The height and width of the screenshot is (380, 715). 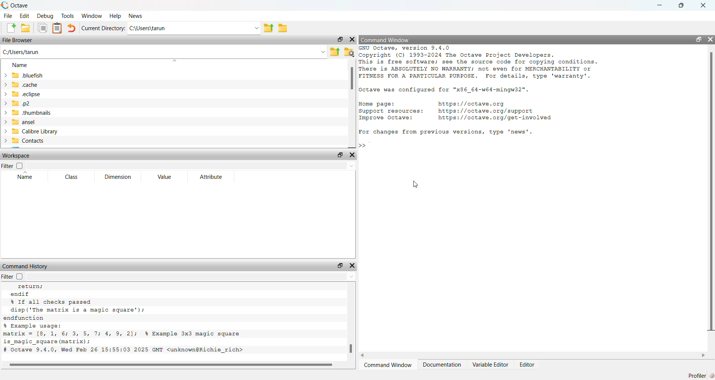 What do you see at coordinates (136, 16) in the screenshot?
I see `News` at bounding box center [136, 16].